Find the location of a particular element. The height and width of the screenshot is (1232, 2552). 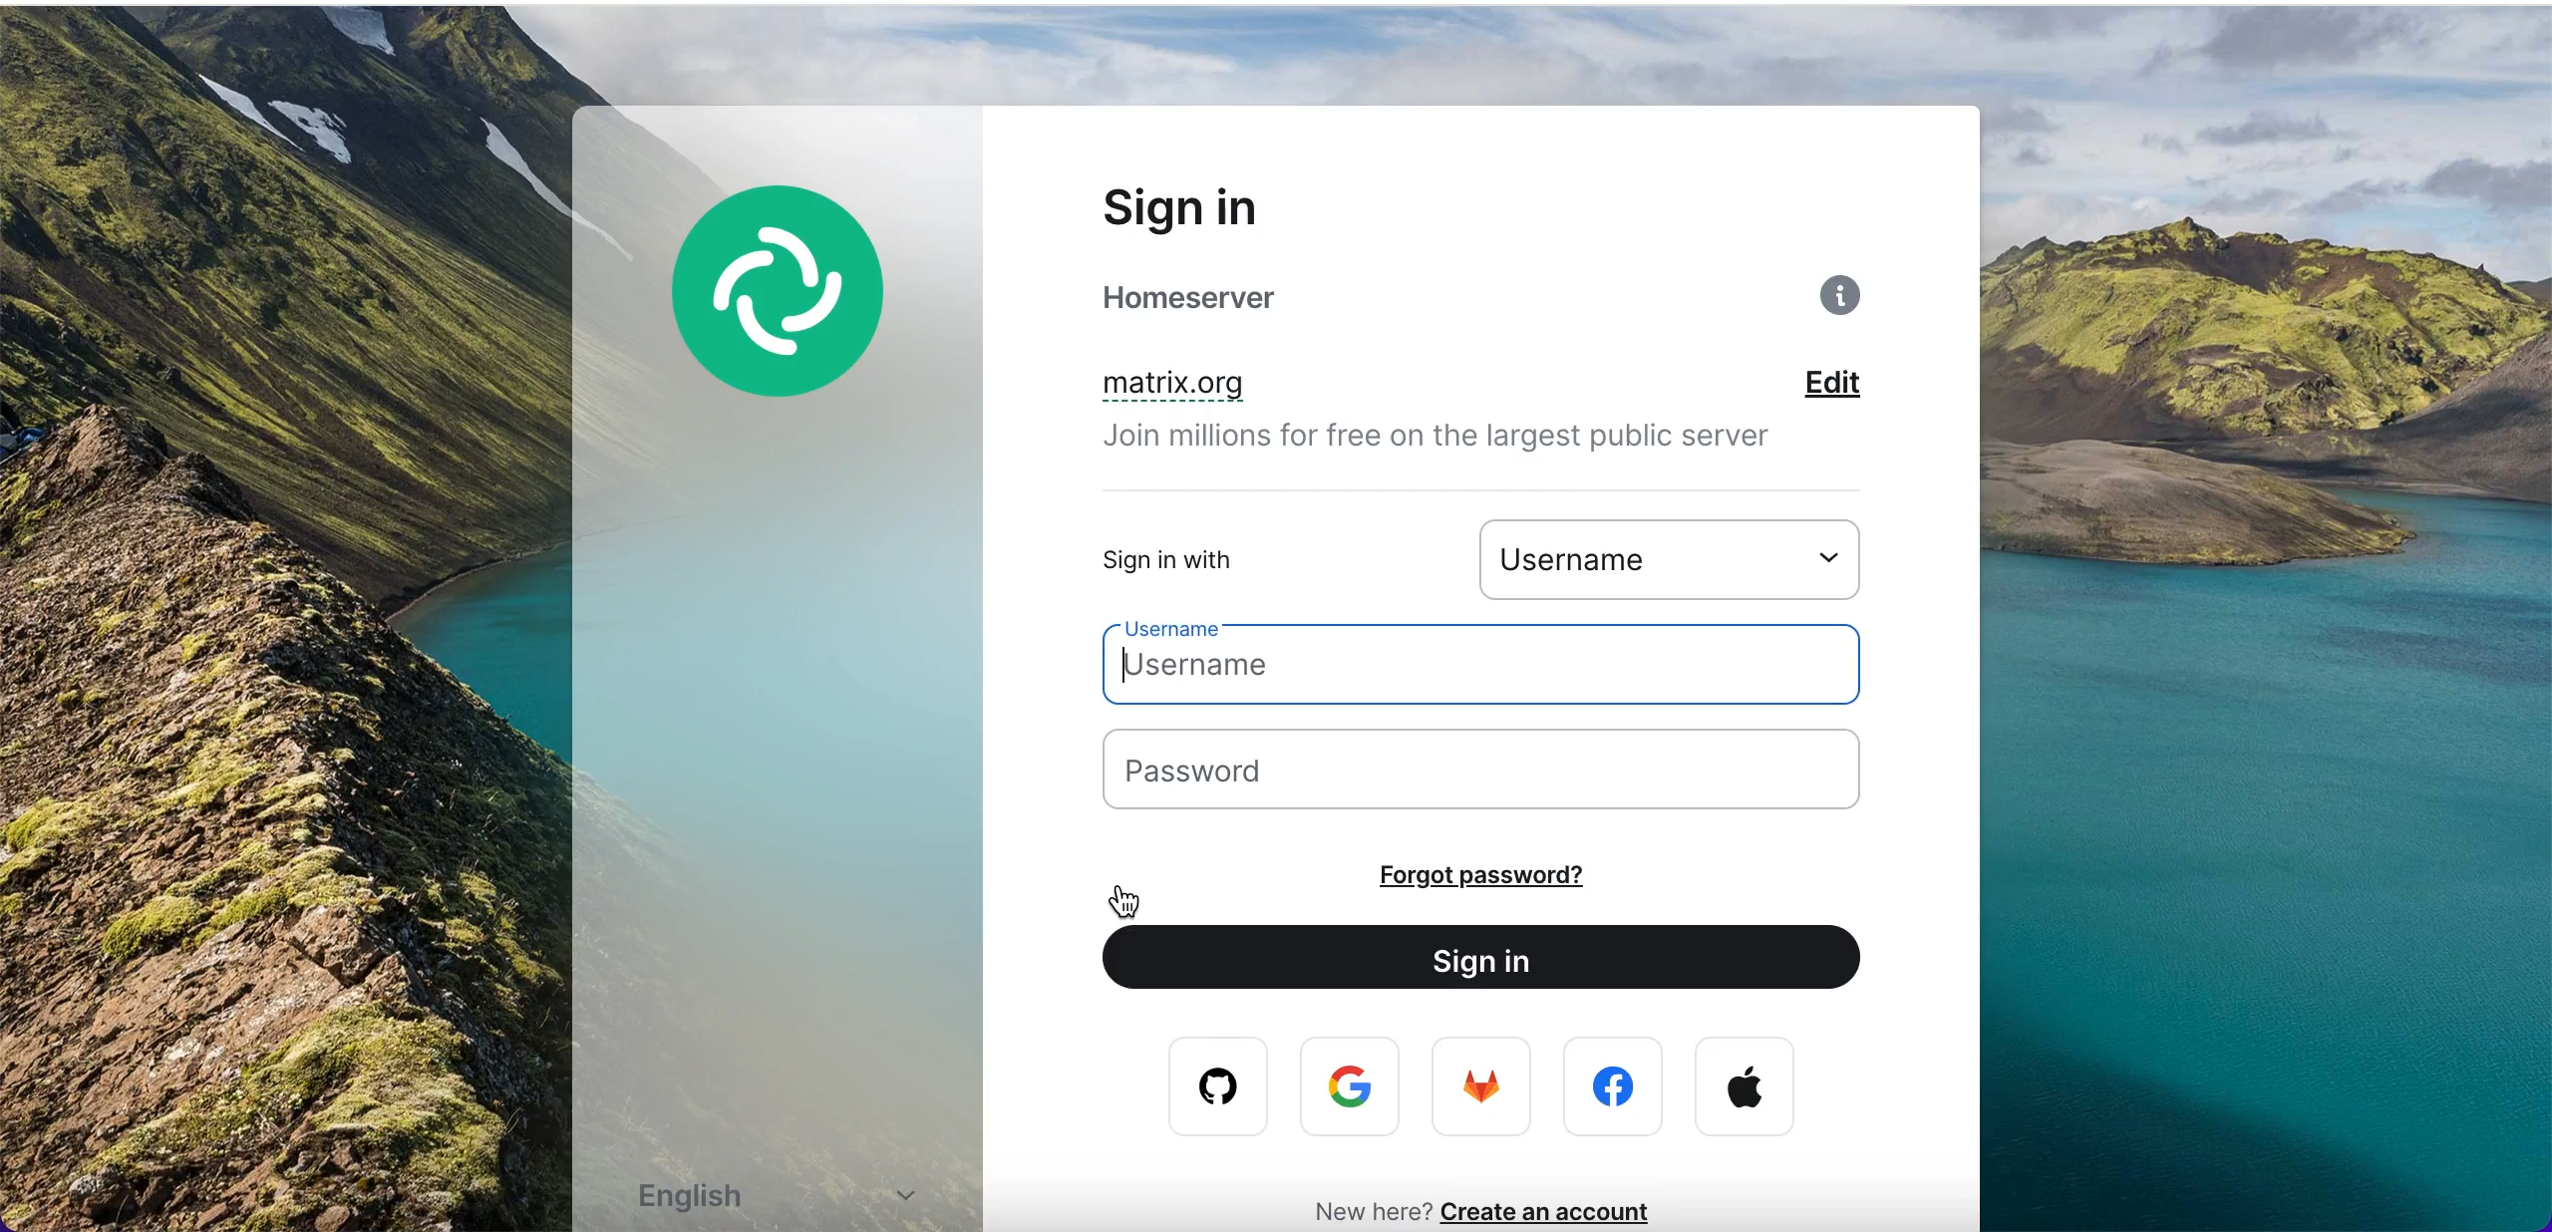

username is located at coordinates (1501, 666).